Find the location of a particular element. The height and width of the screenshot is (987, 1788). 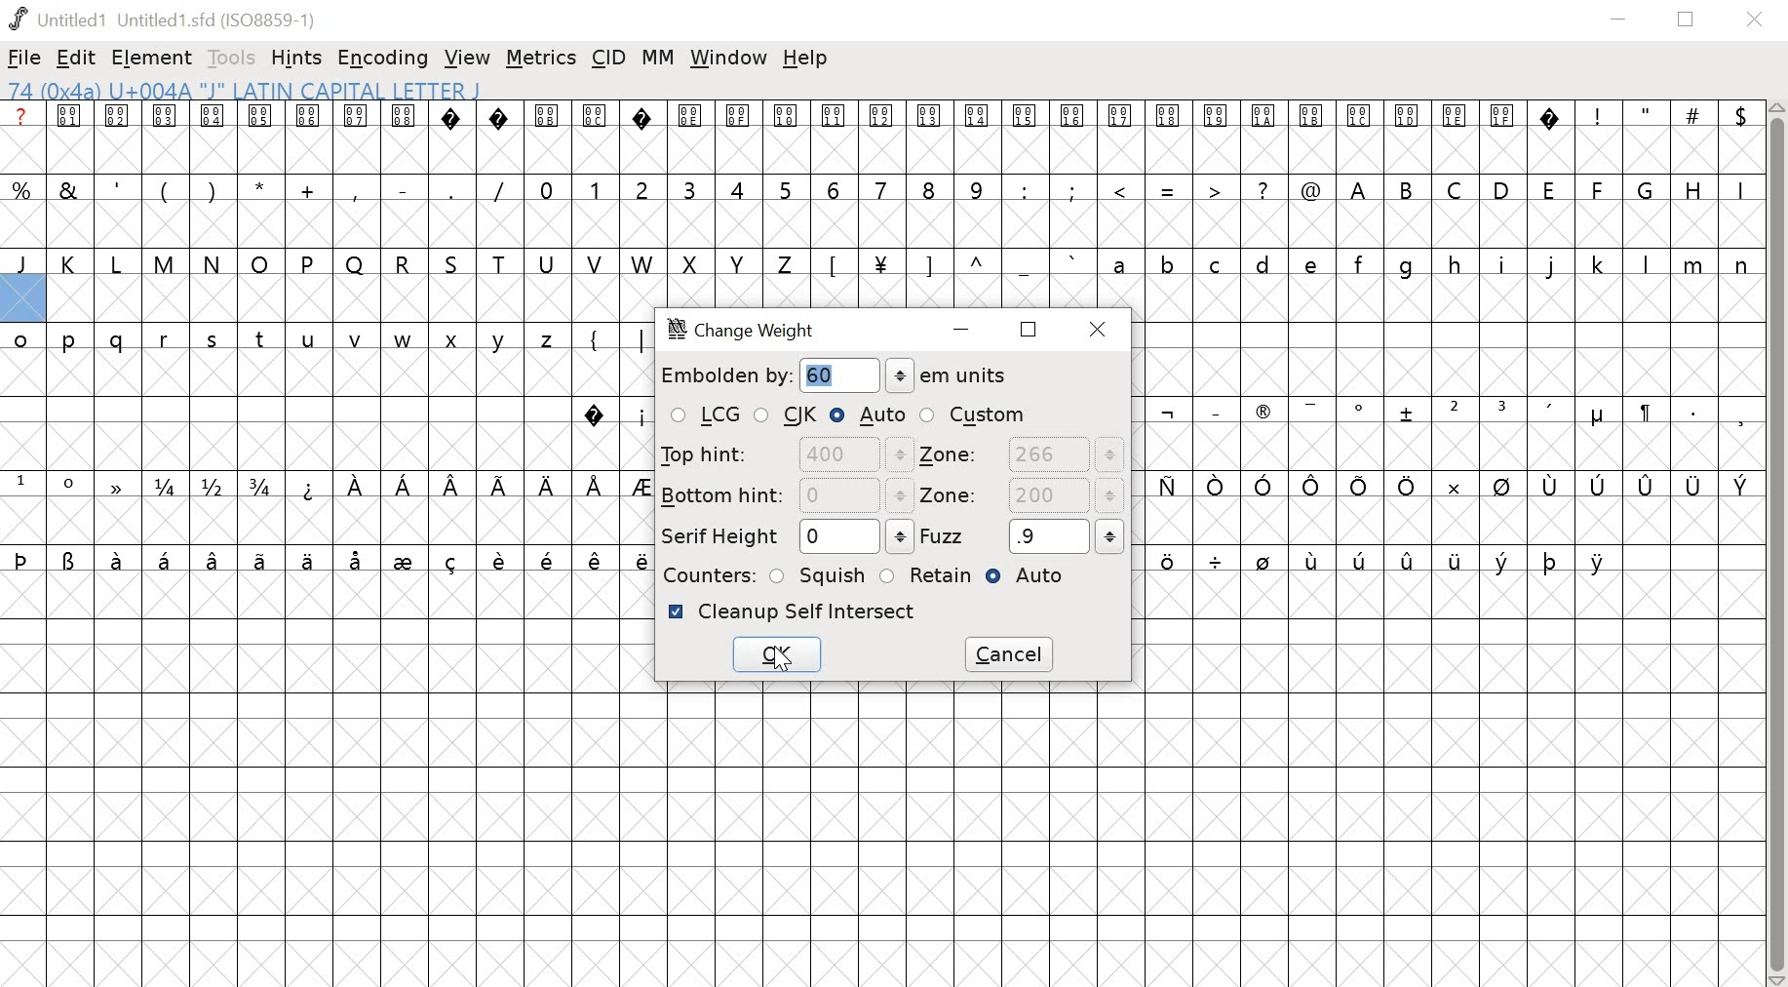

CJK is located at coordinates (788, 416).